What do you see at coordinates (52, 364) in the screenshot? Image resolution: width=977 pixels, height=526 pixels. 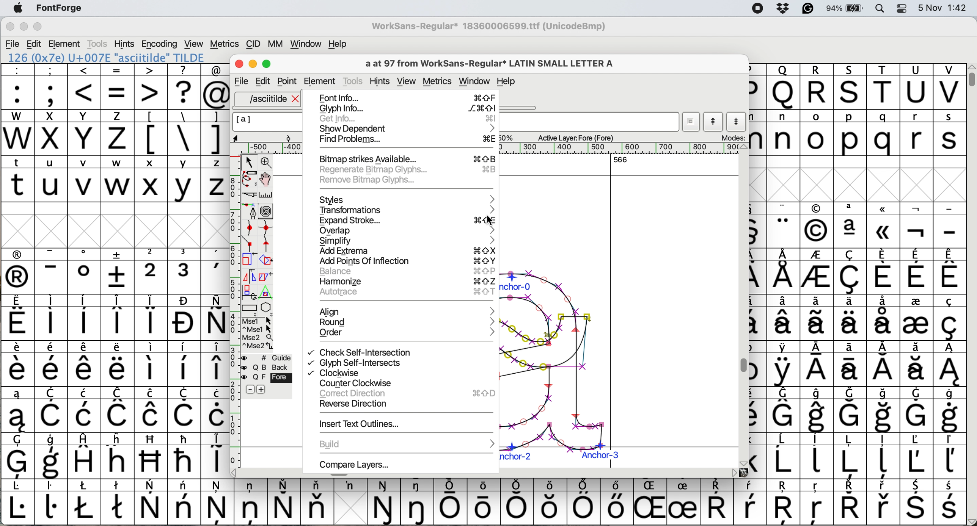 I see `symbol` at bounding box center [52, 364].